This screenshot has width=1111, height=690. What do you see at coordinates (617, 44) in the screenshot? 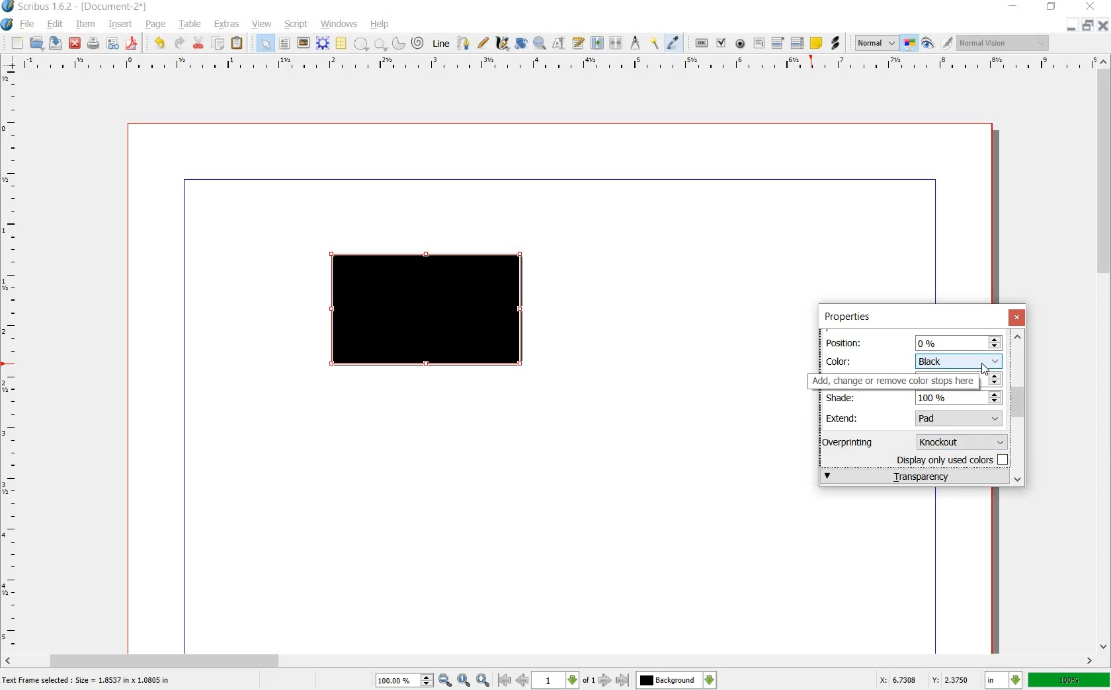
I see `unlink text frame` at bounding box center [617, 44].